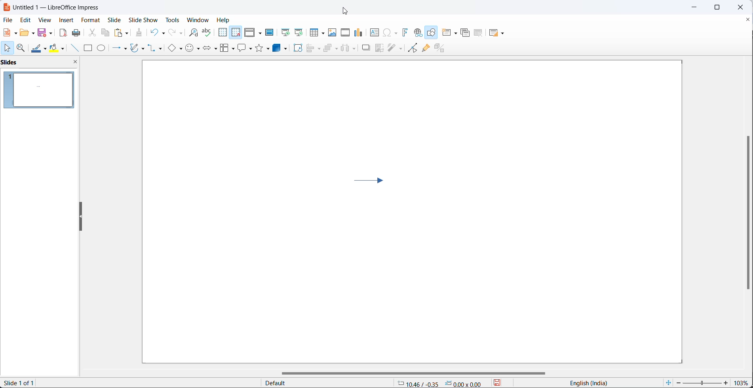  I want to click on insert special characters, so click(390, 32).